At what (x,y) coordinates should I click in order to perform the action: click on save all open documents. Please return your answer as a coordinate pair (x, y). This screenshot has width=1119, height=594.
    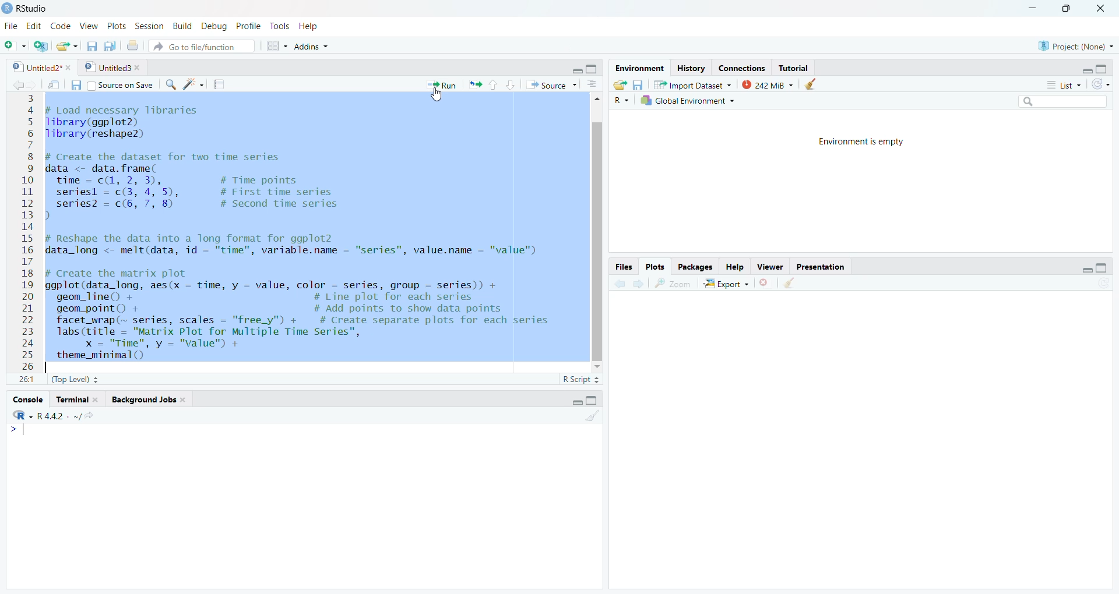
    Looking at the image, I should click on (110, 45).